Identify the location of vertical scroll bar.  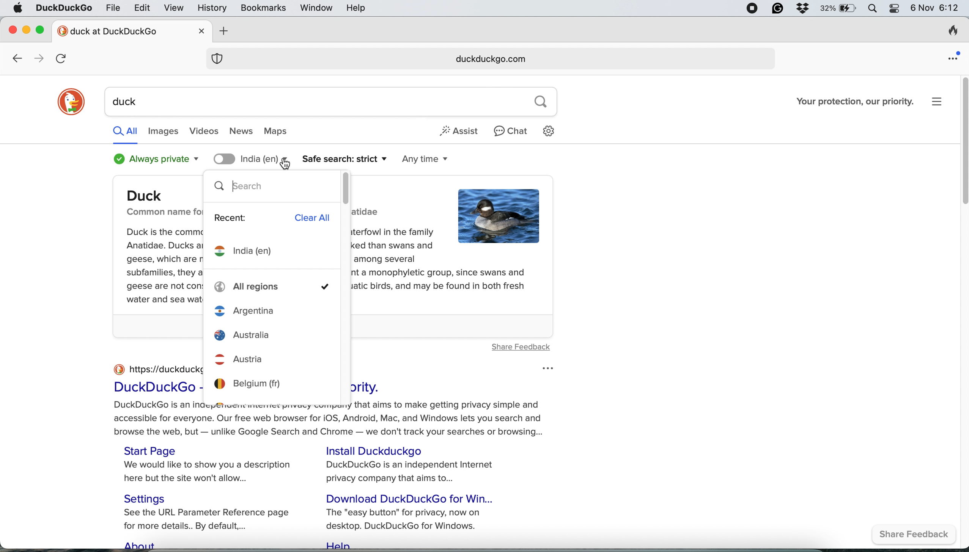
(346, 187).